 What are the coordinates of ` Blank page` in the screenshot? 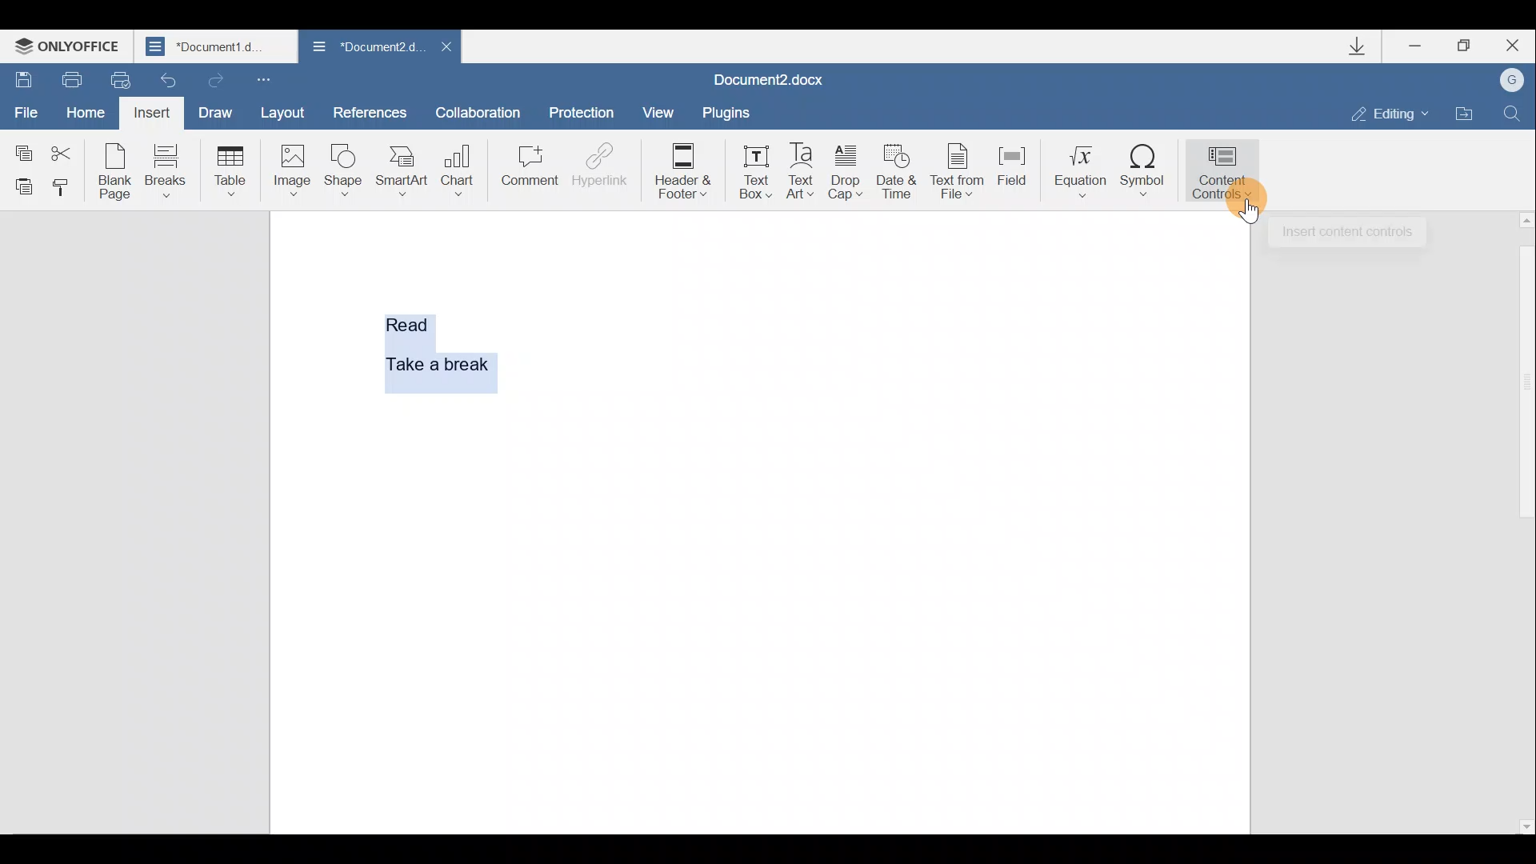 It's located at (115, 171).